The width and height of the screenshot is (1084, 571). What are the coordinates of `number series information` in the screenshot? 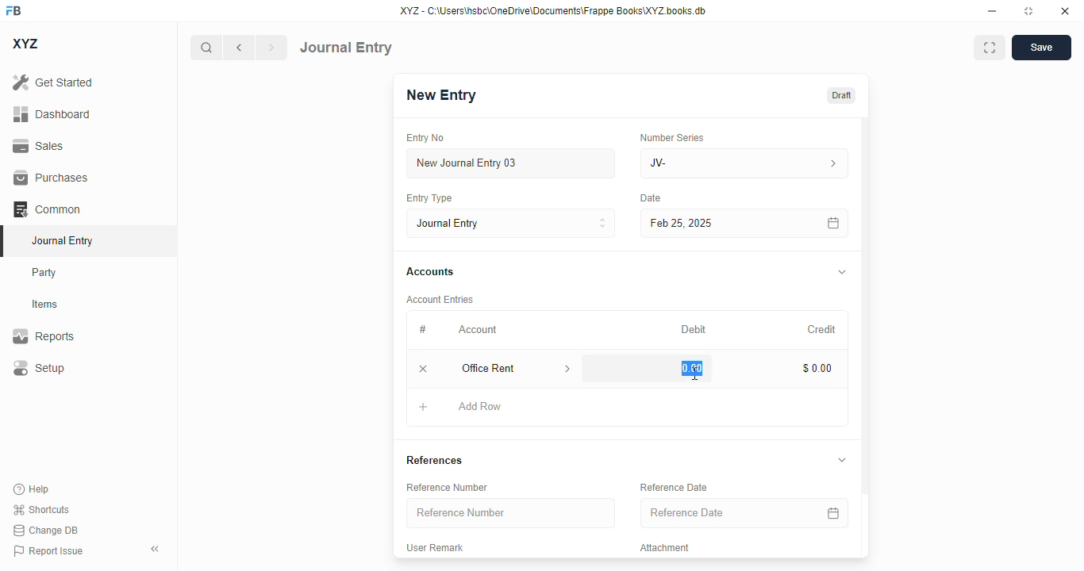 It's located at (832, 164).